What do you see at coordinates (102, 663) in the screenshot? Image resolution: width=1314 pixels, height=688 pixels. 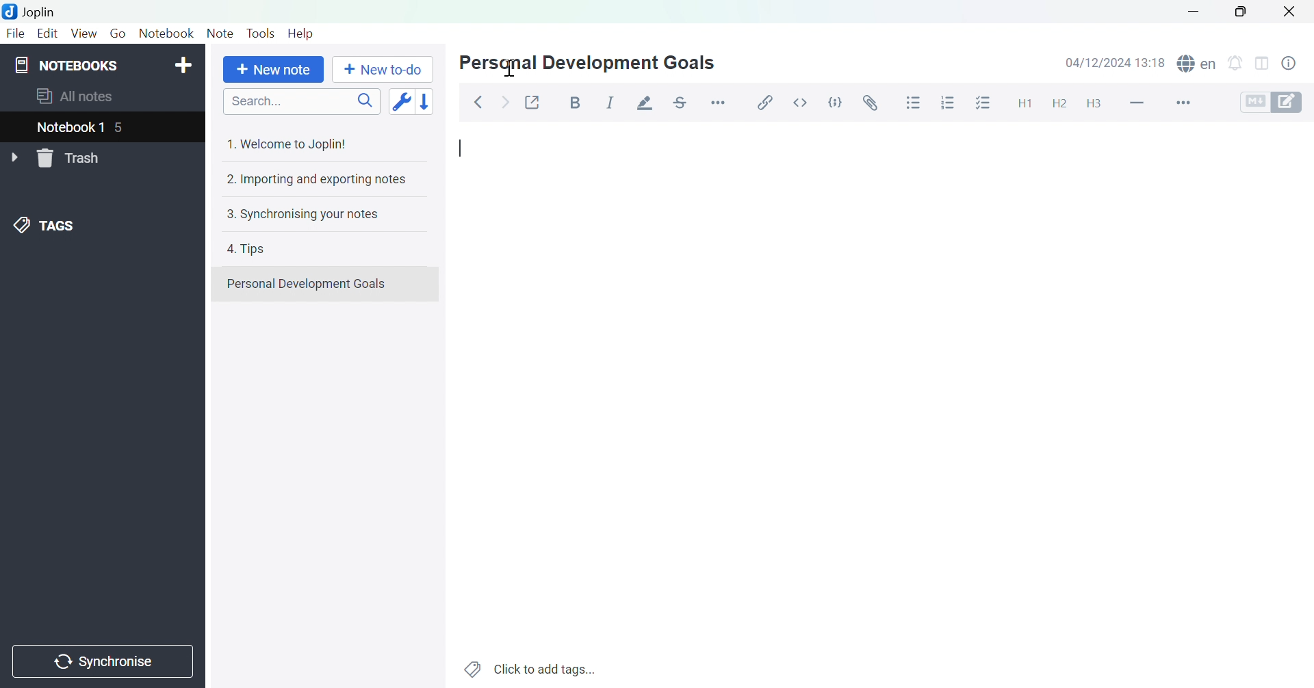 I see `Synchronise` at bounding box center [102, 663].